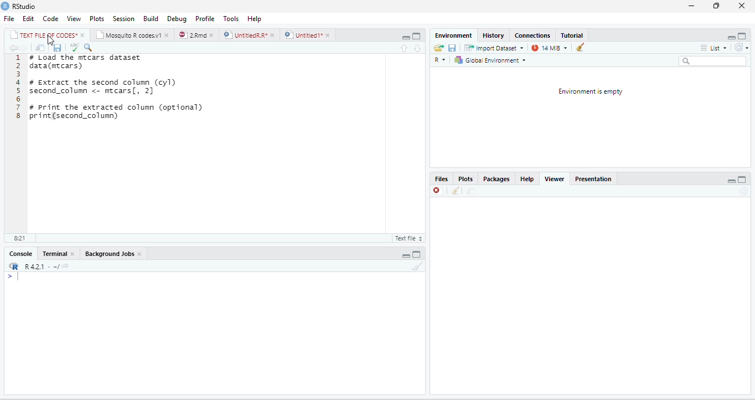 The width and height of the screenshot is (755, 400). I want to click on move, so click(469, 192).